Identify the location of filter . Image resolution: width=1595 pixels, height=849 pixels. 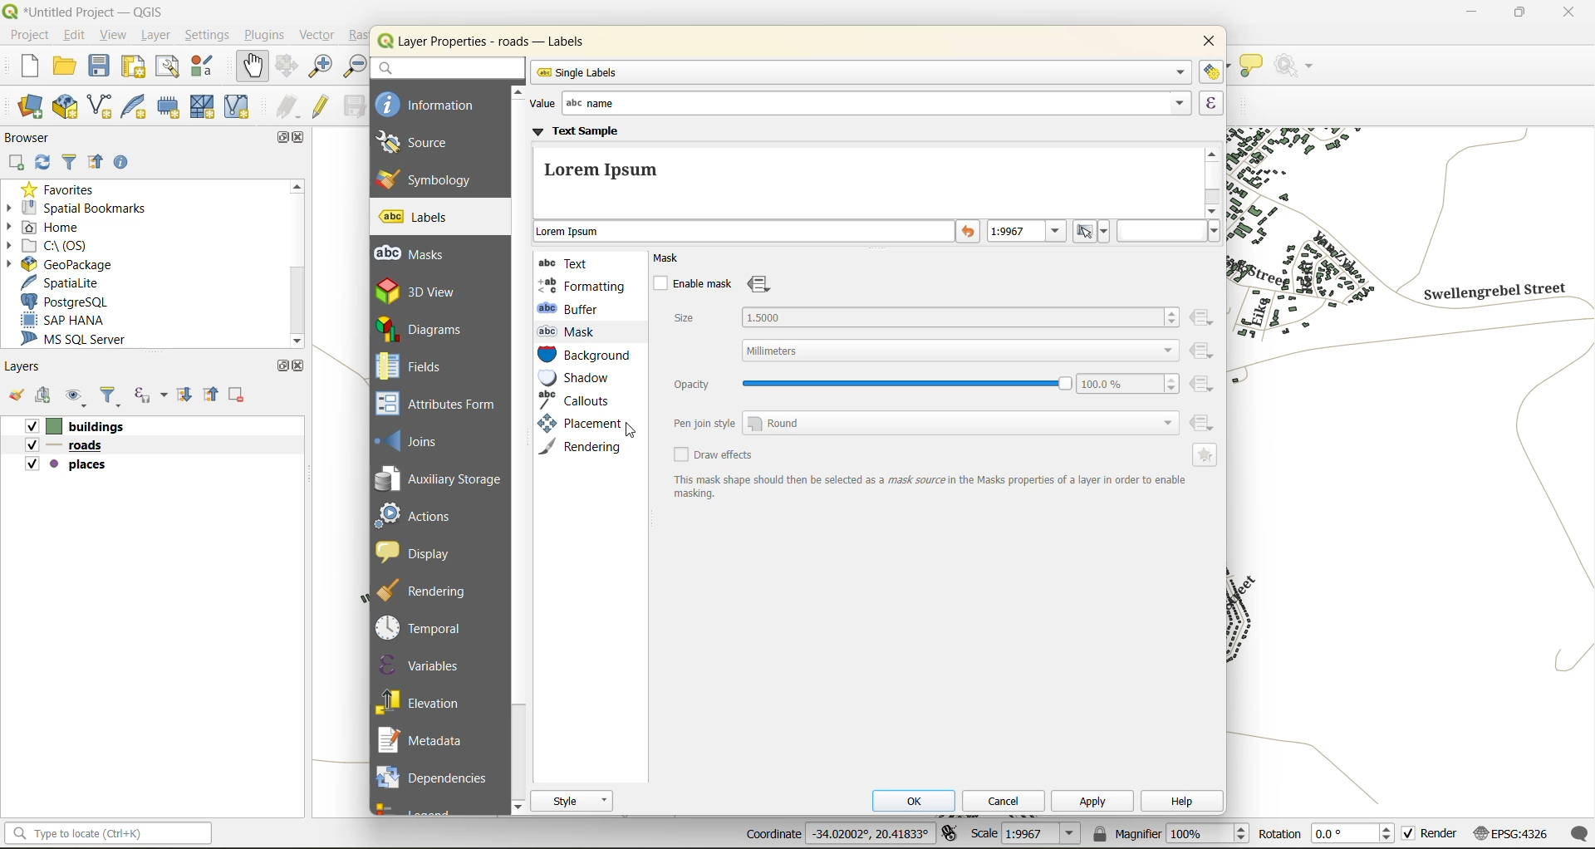
(112, 397).